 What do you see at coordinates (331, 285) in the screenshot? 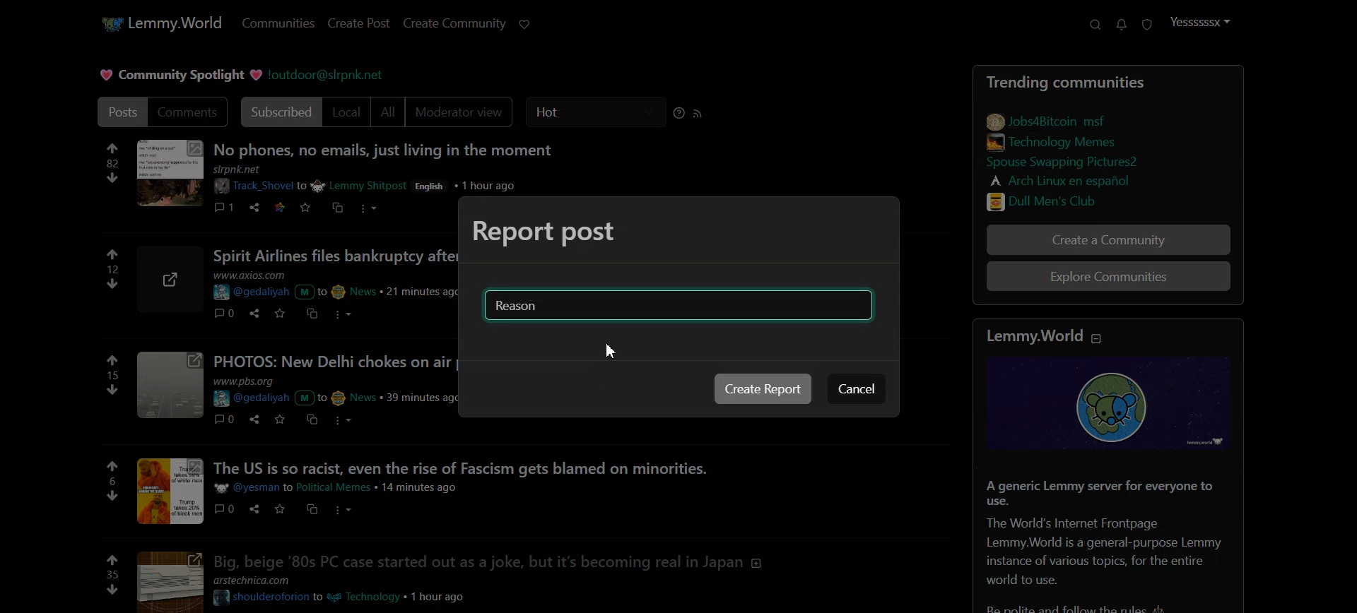
I see `post details` at bounding box center [331, 285].